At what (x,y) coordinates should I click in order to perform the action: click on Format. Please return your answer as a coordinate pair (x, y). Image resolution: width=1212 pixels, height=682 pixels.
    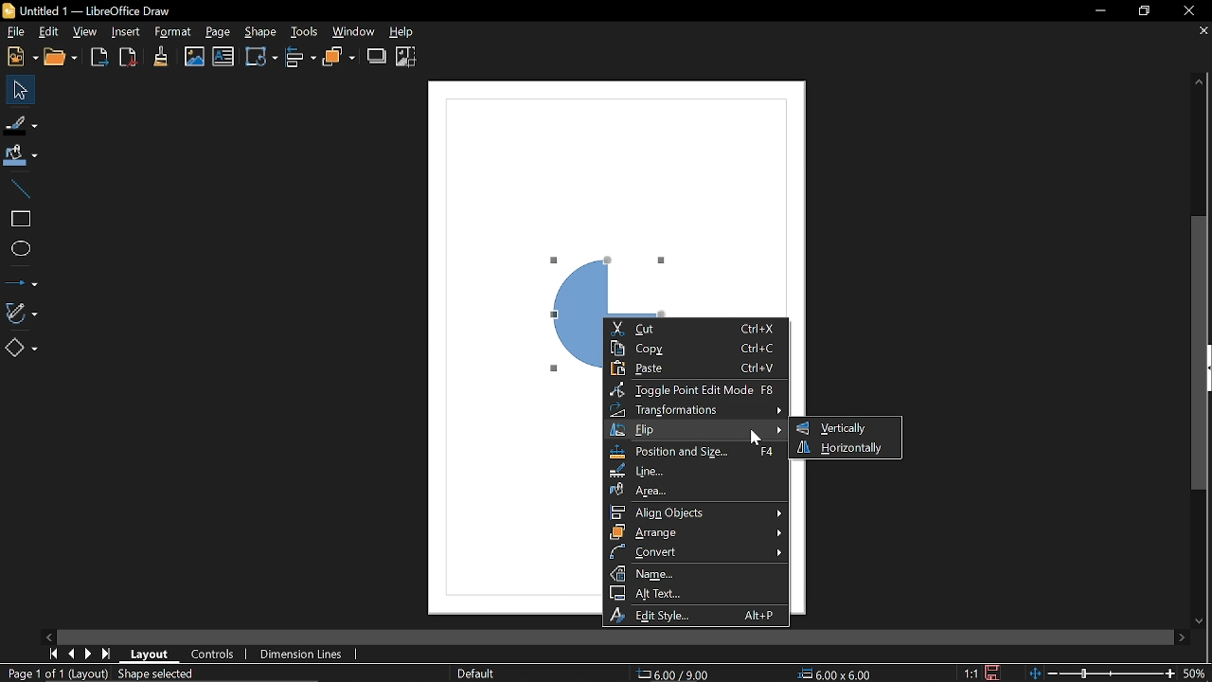
    Looking at the image, I should click on (169, 33).